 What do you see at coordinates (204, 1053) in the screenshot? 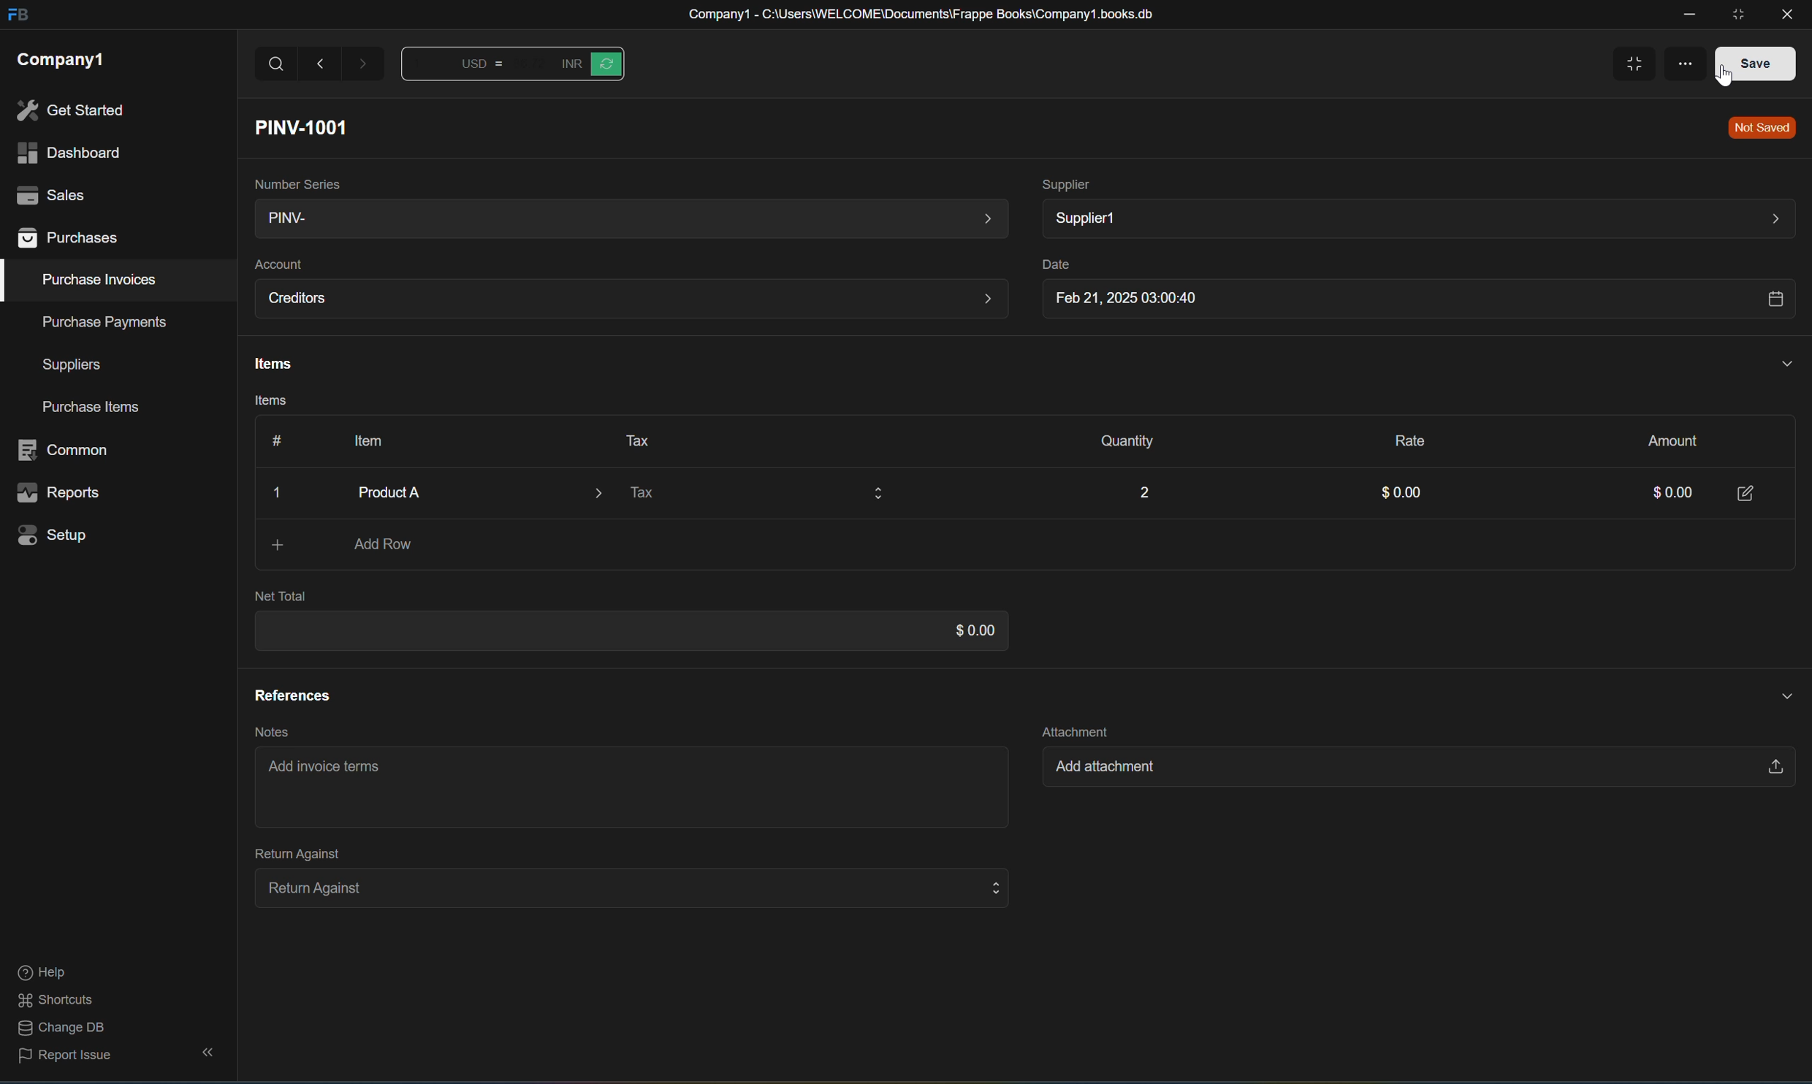
I see `hide` at bounding box center [204, 1053].